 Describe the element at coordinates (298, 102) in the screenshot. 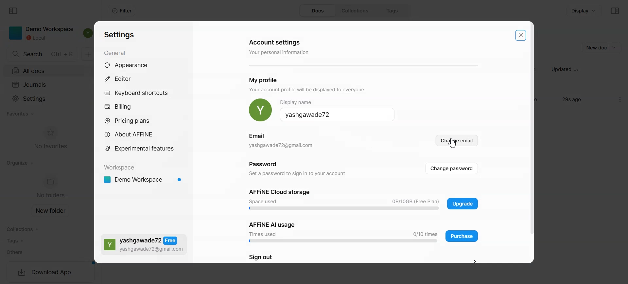

I see `display name` at that location.